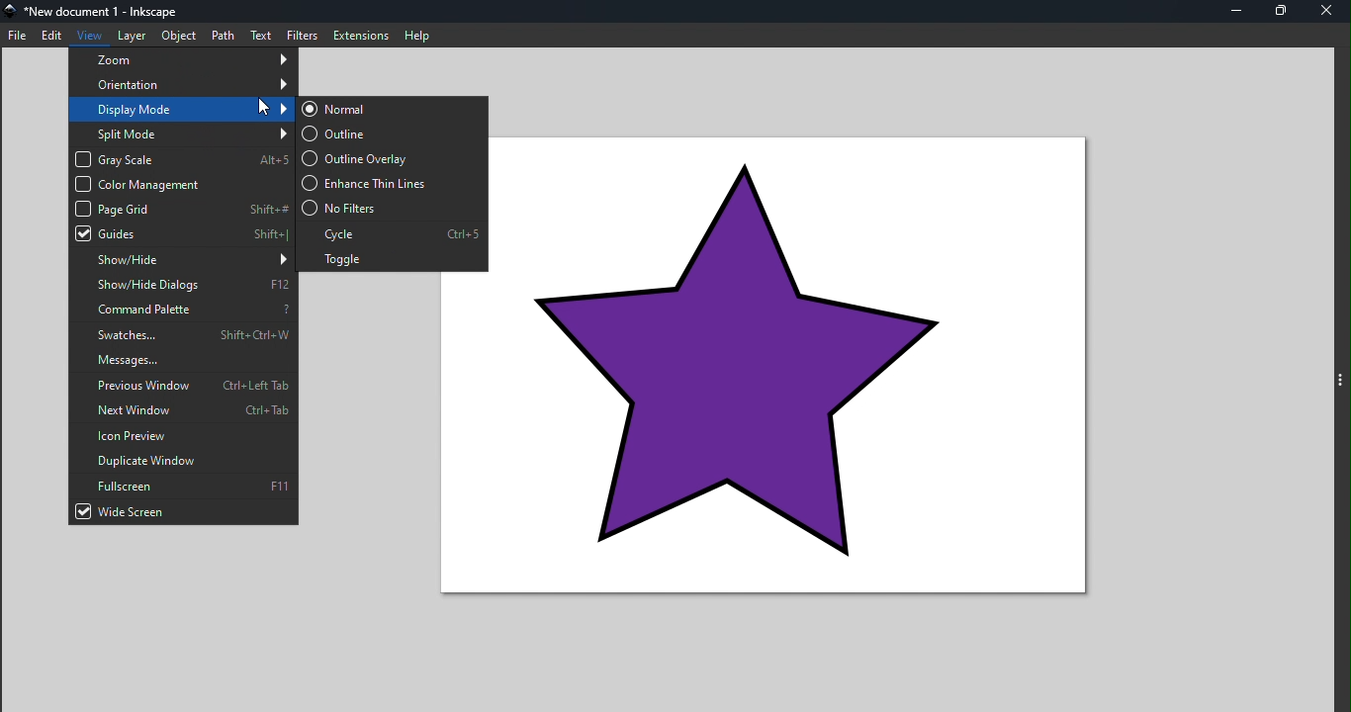 The image size is (1351, 712). What do you see at coordinates (392, 109) in the screenshot?
I see `Normal` at bounding box center [392, 109].